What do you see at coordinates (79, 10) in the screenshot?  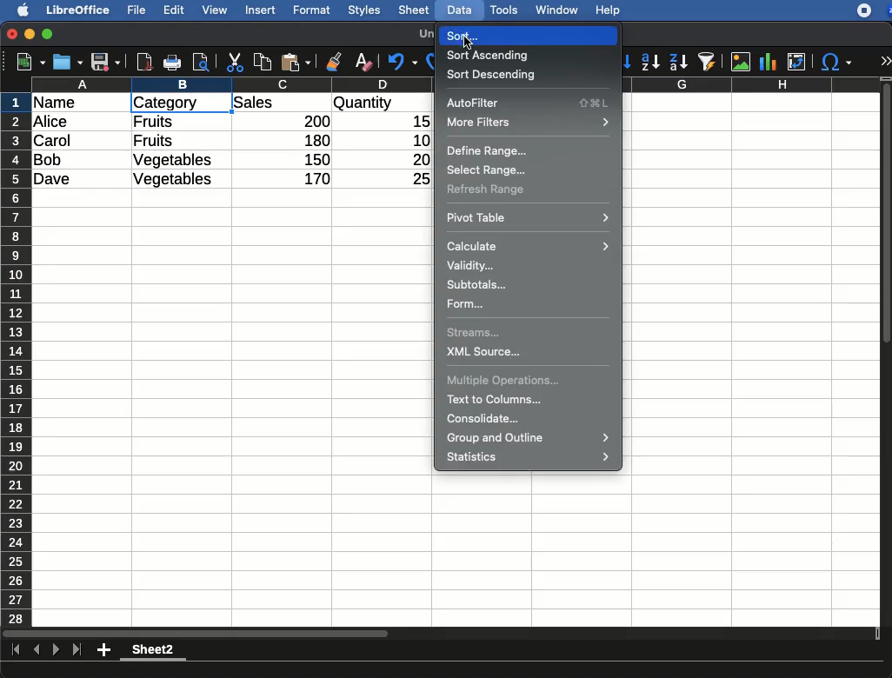 I see `libreoffice` at bounding box center [79, 10].